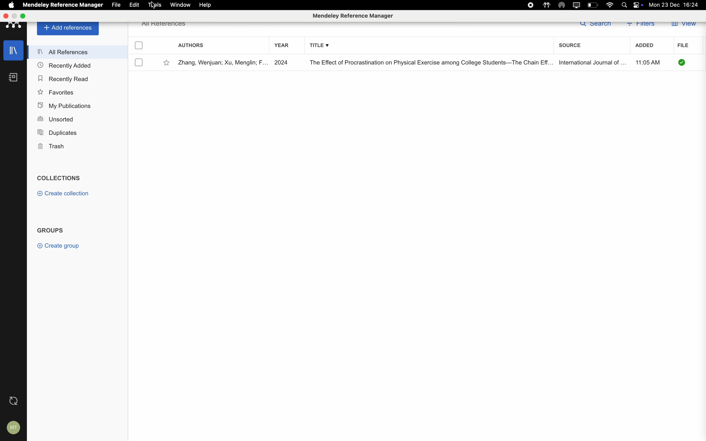 The height and width of the screenshot is (441, 706). Describe the element at coordinates (56, 118) in the screenshot. I see `unsorted` at that location.